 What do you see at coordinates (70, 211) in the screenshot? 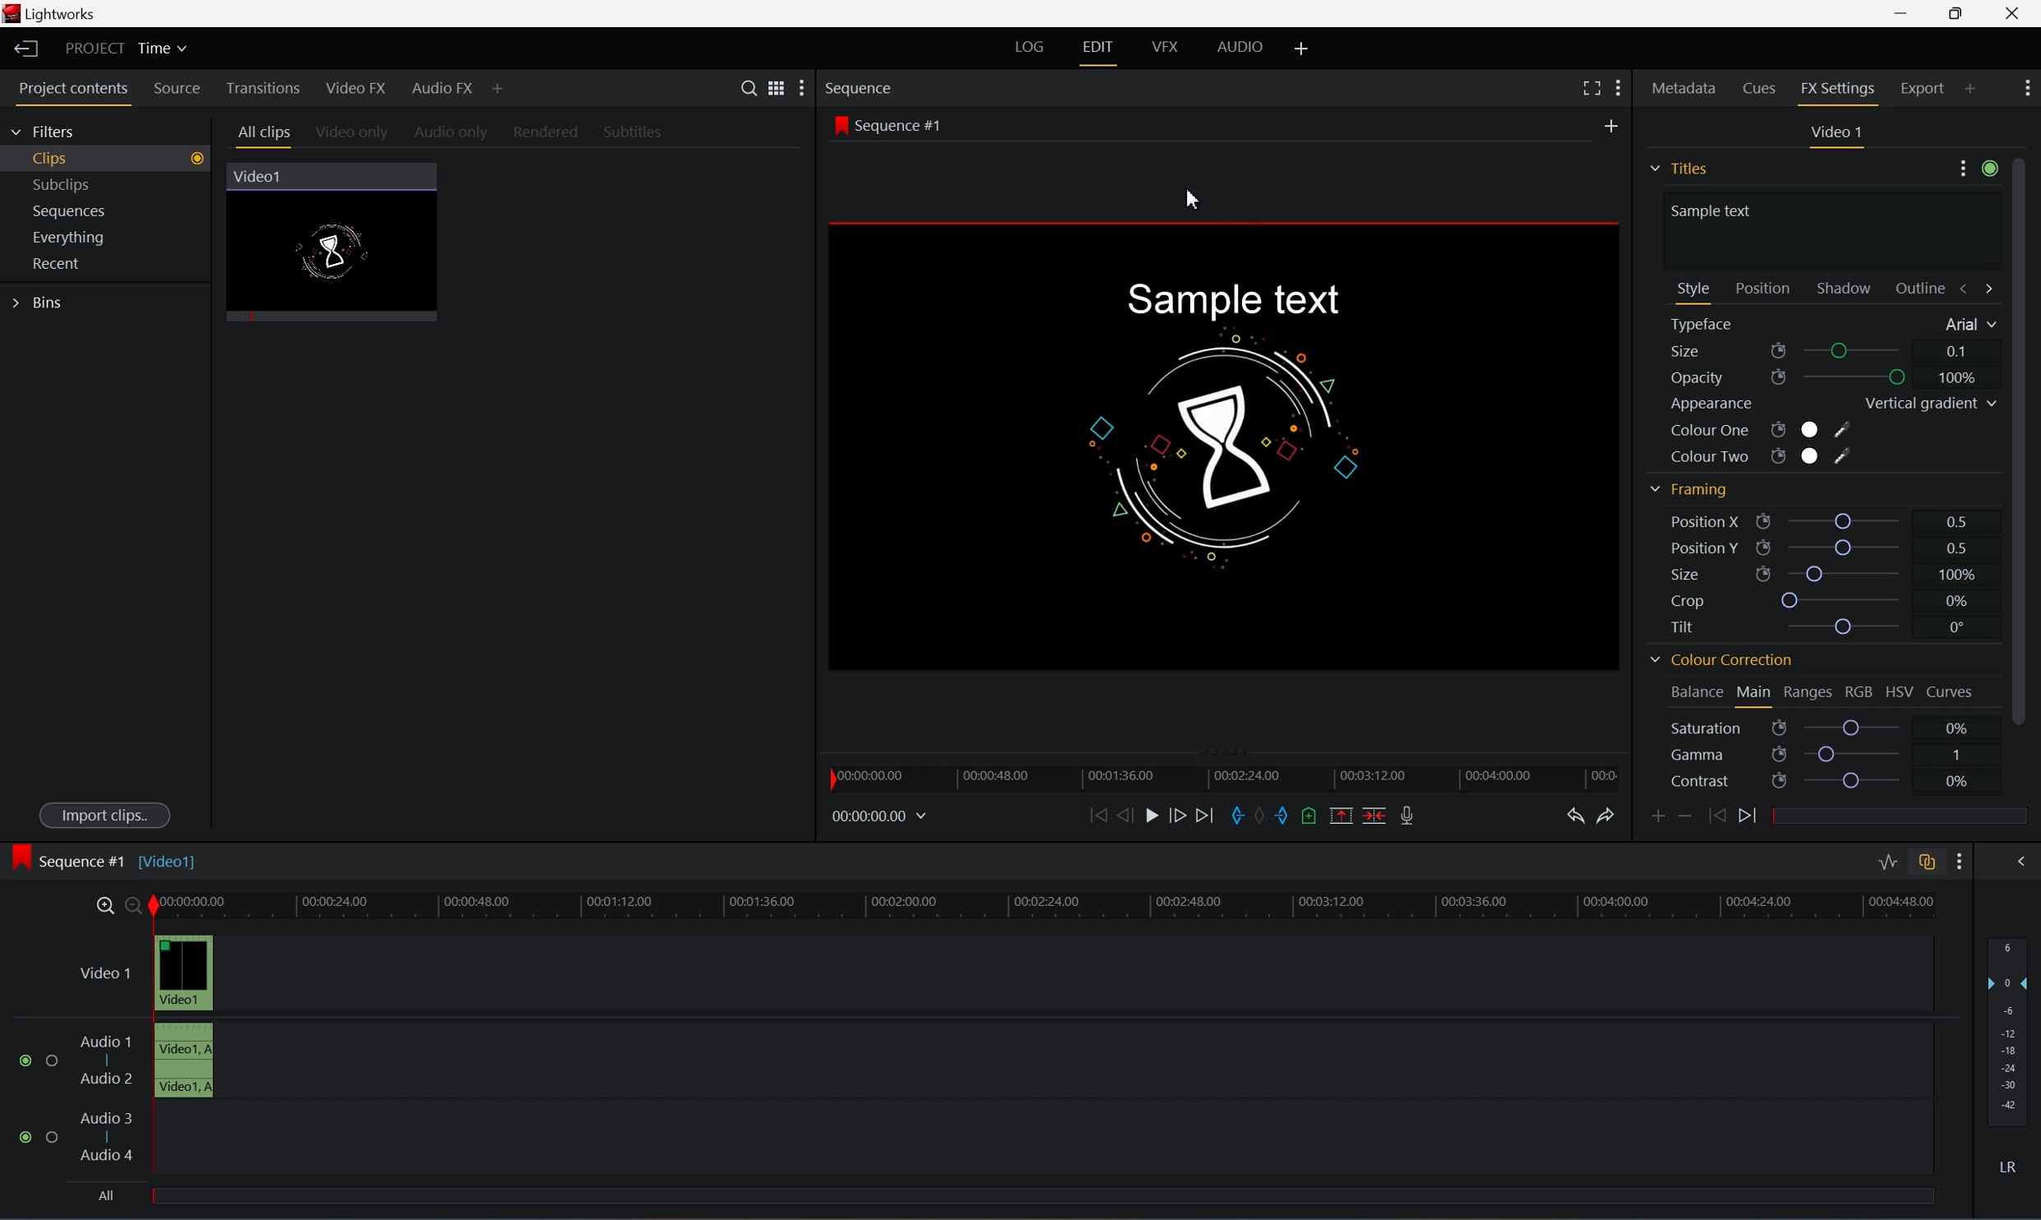
I see `sequences` at bounding box center [70, 211].